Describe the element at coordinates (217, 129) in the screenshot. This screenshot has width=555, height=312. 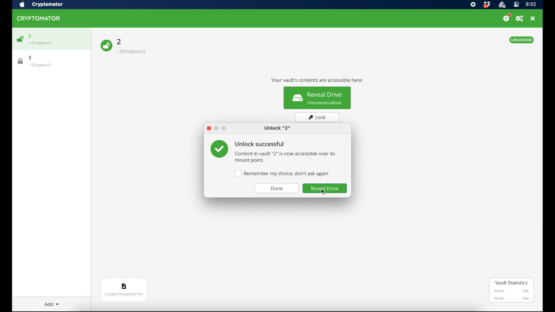
I see `minimize` at that location.